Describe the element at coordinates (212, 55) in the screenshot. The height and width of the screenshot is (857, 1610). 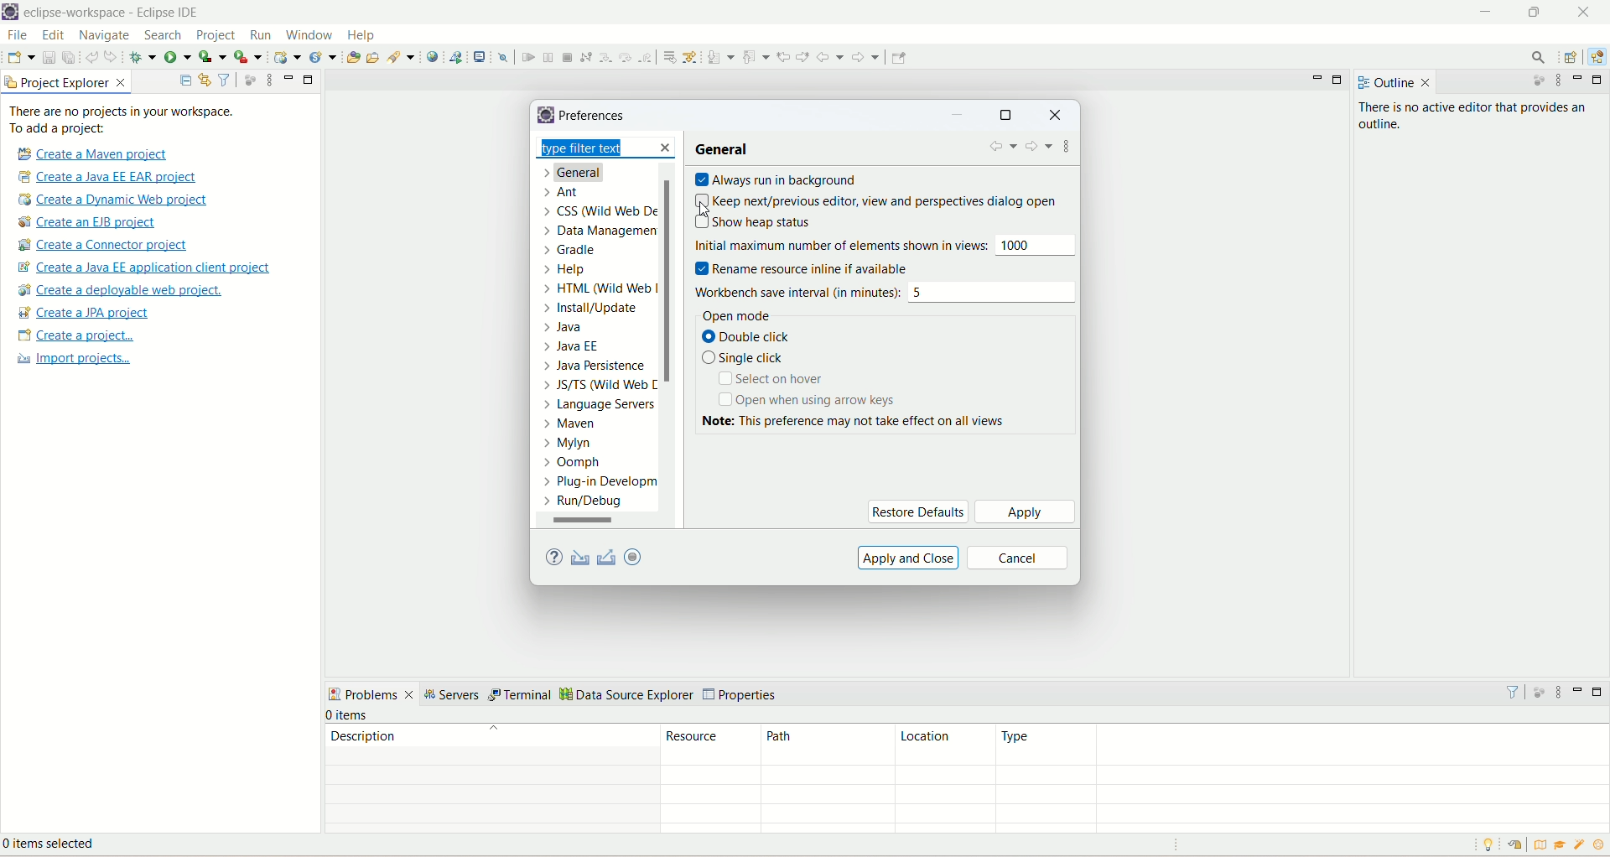
I see `coverage` at that location.